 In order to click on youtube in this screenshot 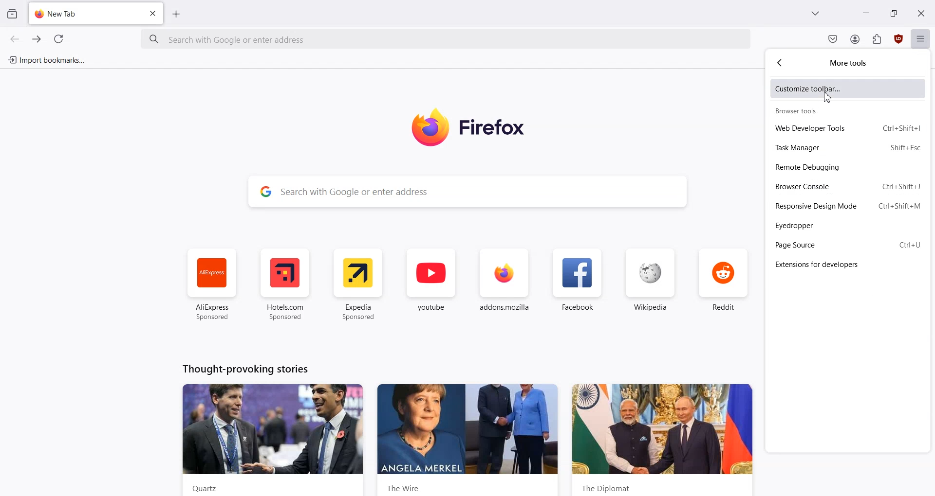, I will do `click(431, 285)`.